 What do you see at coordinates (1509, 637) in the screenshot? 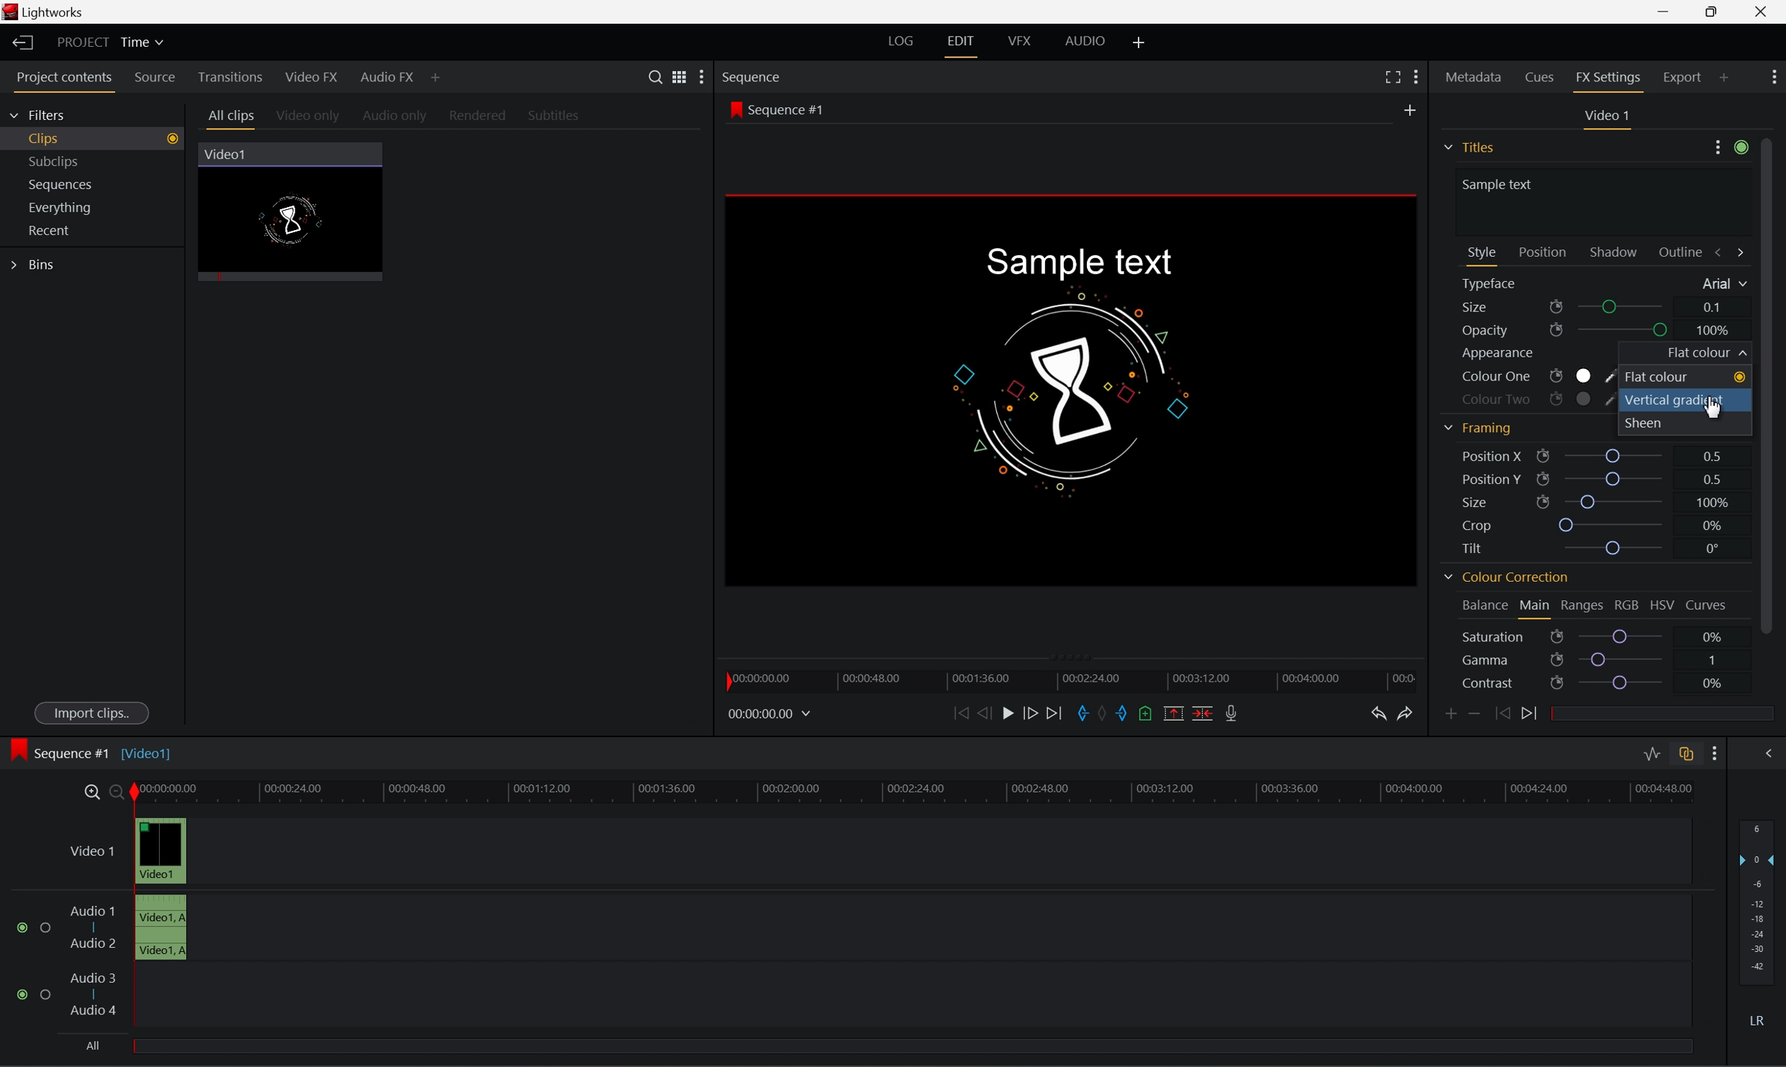
I see `saturation` at bounding box center [1509, 637].